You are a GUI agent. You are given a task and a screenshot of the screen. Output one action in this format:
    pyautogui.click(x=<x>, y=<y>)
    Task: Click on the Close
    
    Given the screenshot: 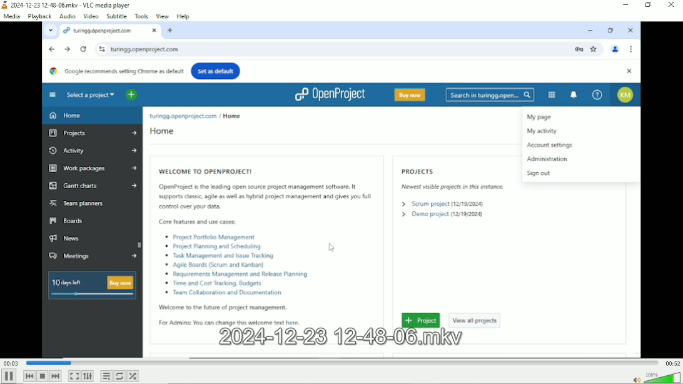 What is the action you would take?
    pyautogui.click(x=670, y=4)
    